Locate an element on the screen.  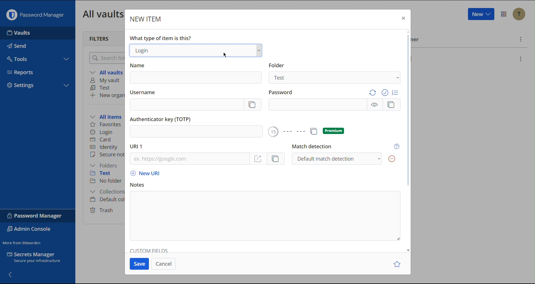
Favorites is located at coordinates (106, 125).